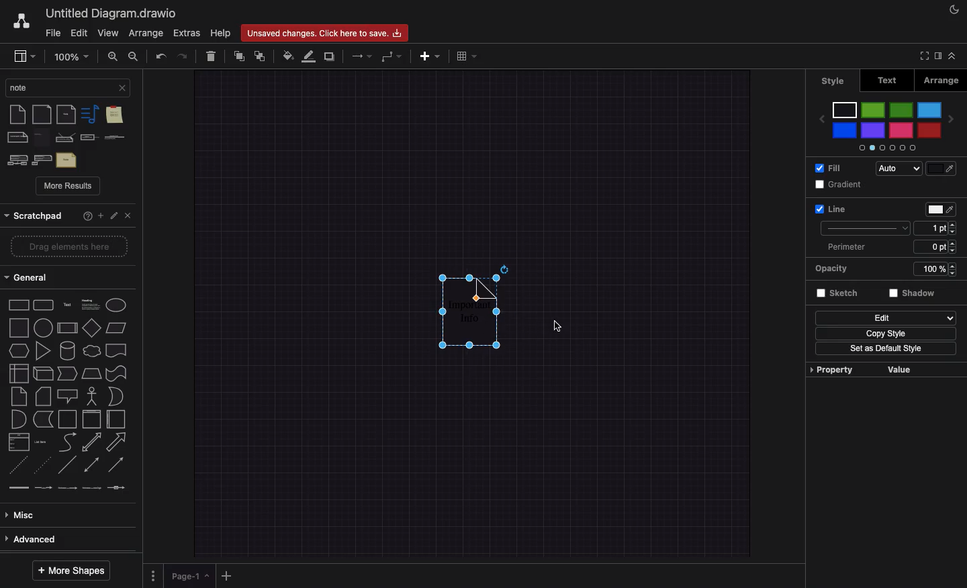 The image size is (967, 588). I want to click on stereotype note, so click(15, 160).